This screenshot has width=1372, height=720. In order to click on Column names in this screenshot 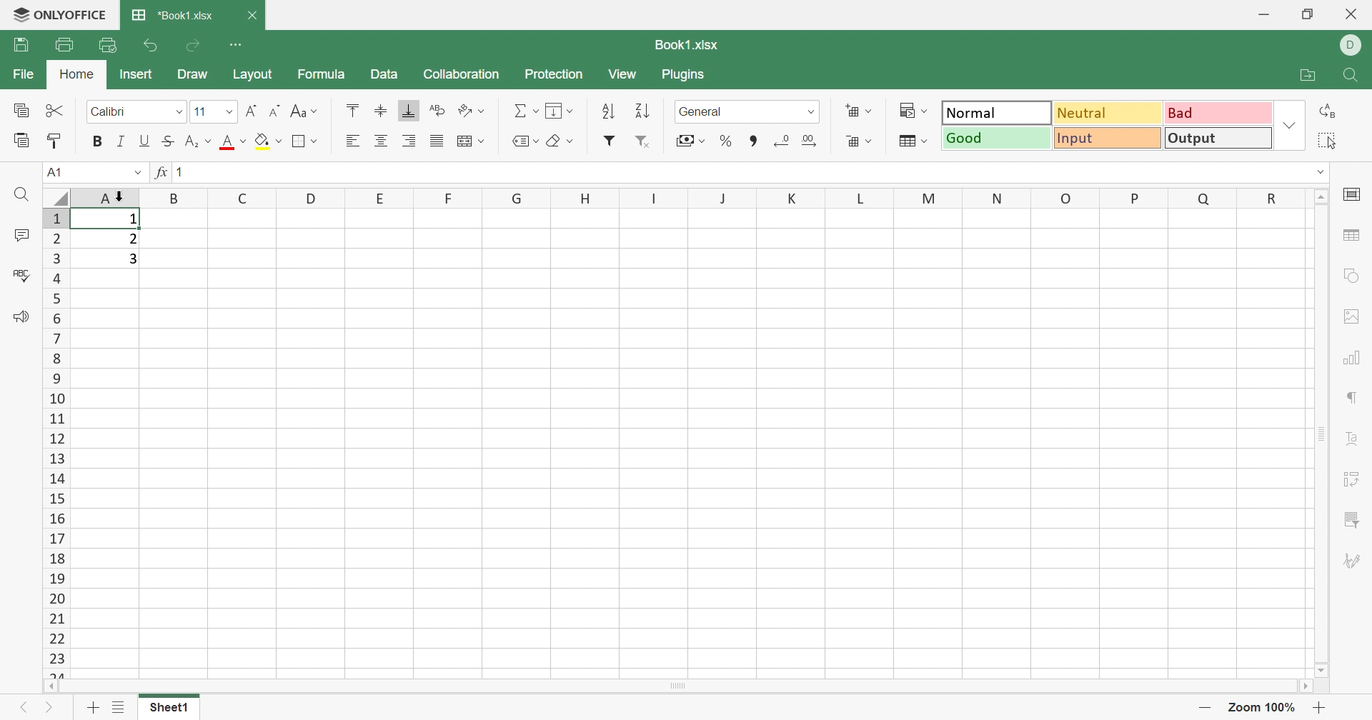, I will do `click(720, 198)`.